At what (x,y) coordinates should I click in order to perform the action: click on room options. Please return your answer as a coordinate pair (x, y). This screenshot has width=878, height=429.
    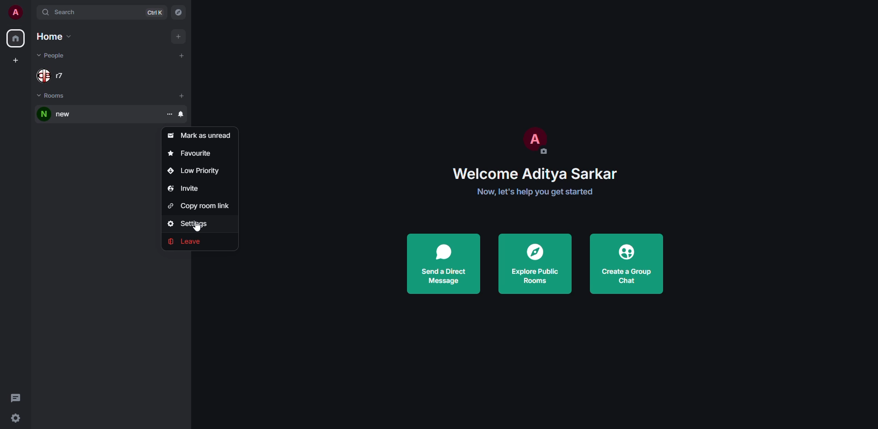
    Looking at the image, I should click on (171, 114).